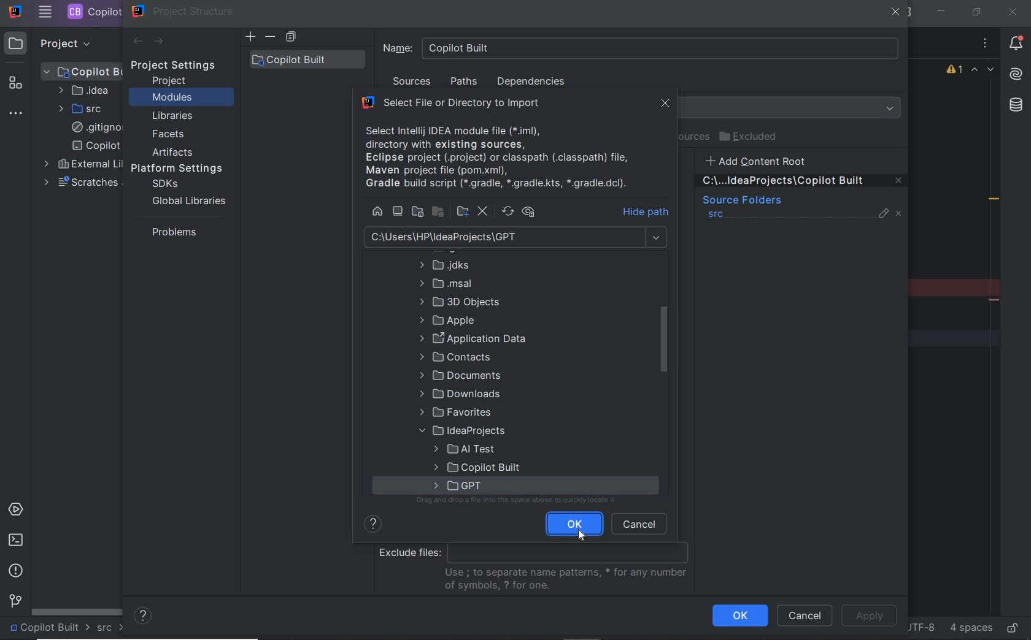  Describe the element at coordinates (805, 617) in the screenshot. I see `cancel` at that location.